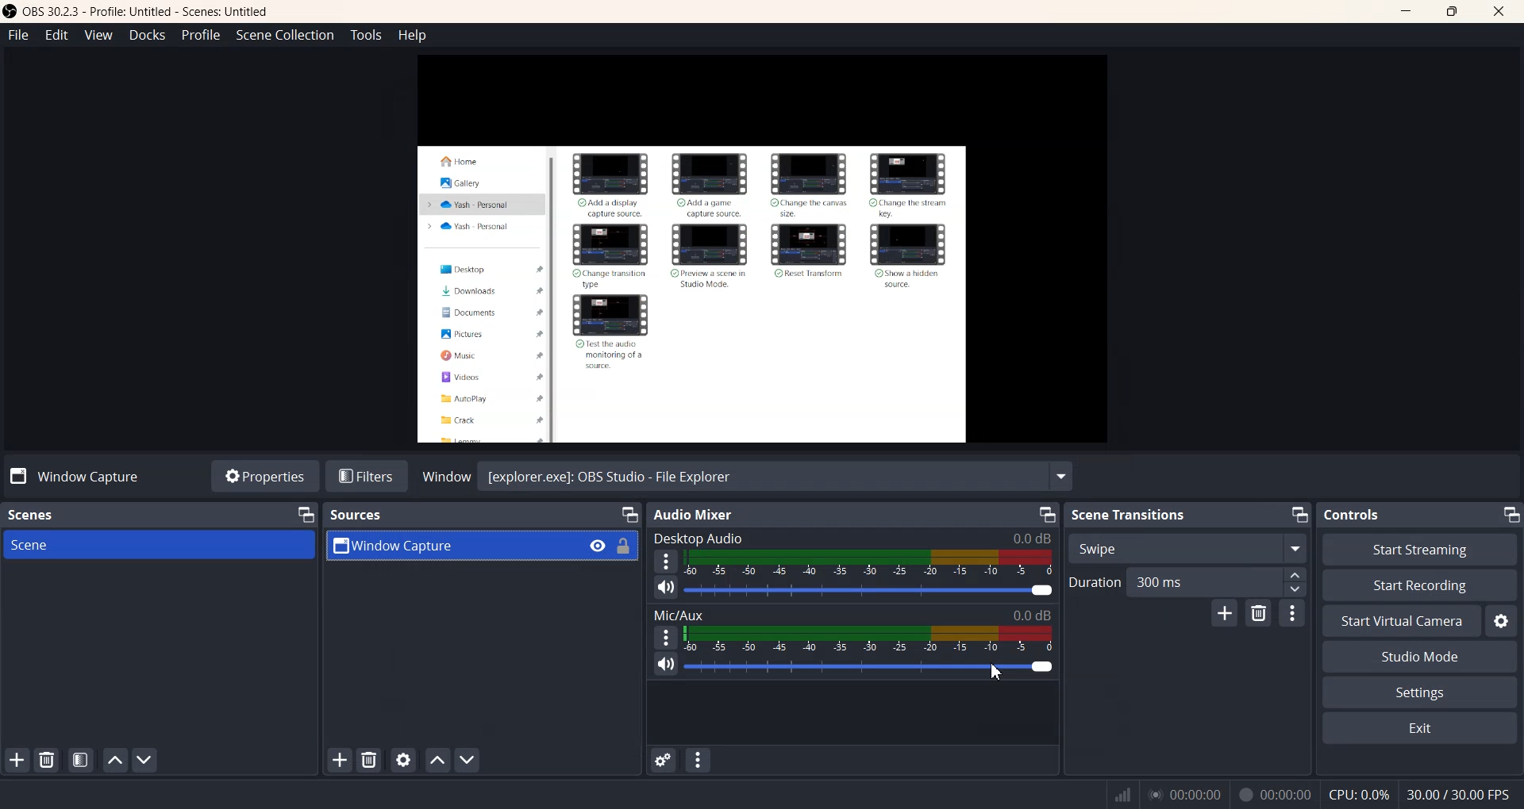  I want to click on Add Sources, so click(341, 759).